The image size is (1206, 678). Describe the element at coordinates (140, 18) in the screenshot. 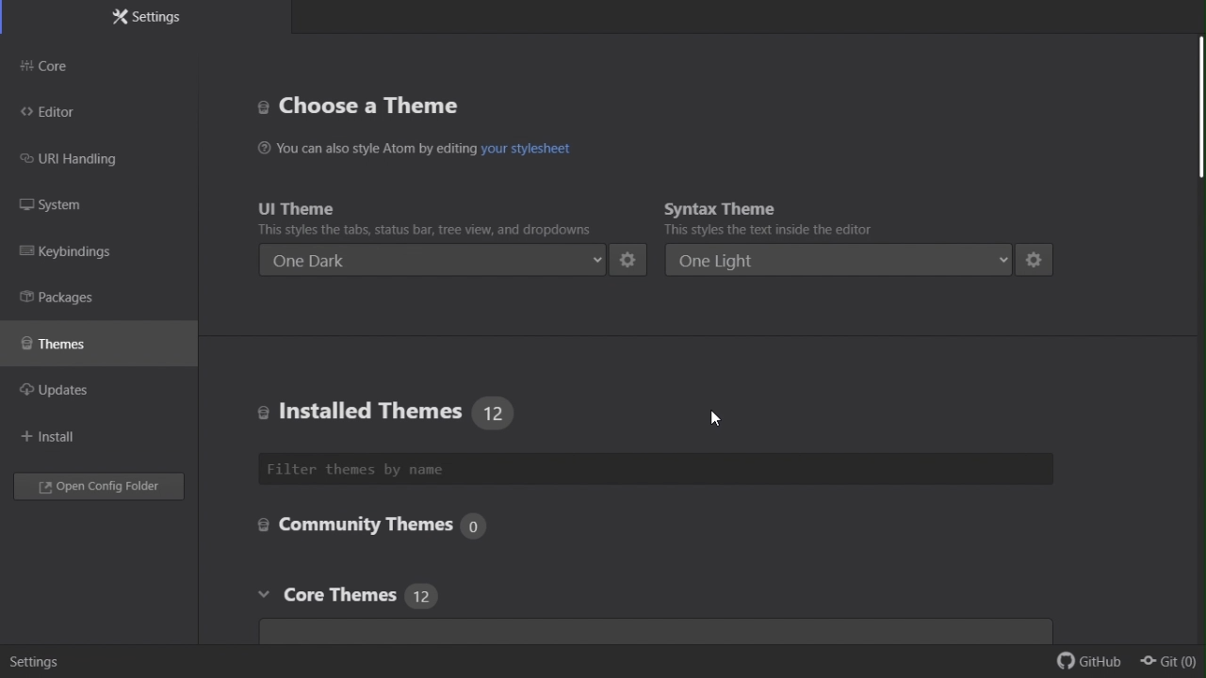

I see `Settings` at that location.